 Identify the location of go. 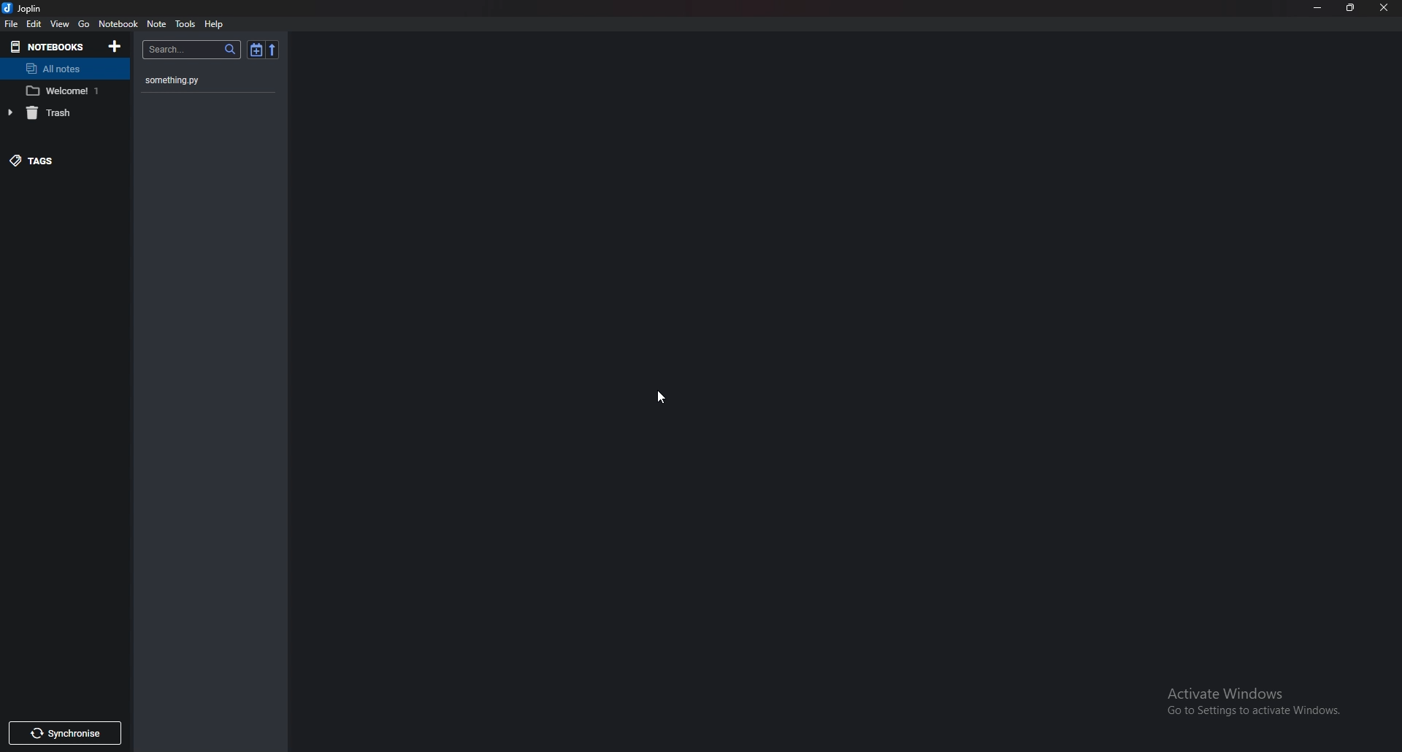
(84, 23).